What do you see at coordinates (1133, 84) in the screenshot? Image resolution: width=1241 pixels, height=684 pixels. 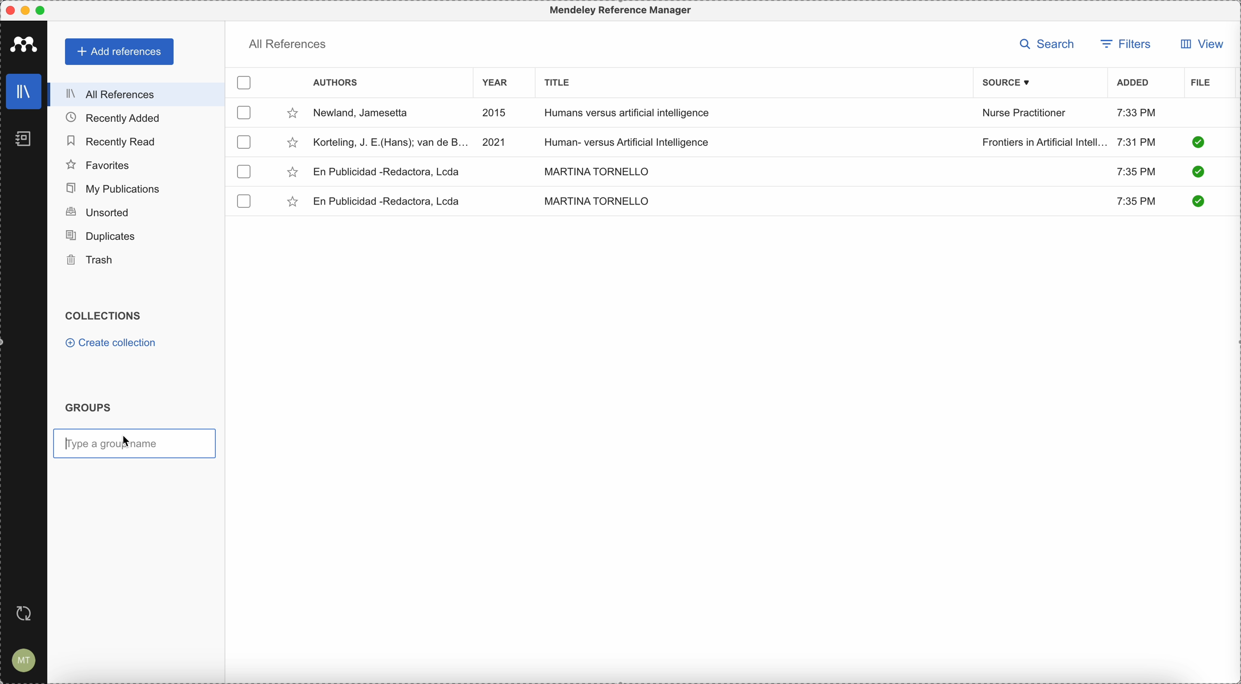 I see `added` at bounding box center [1133, 84].